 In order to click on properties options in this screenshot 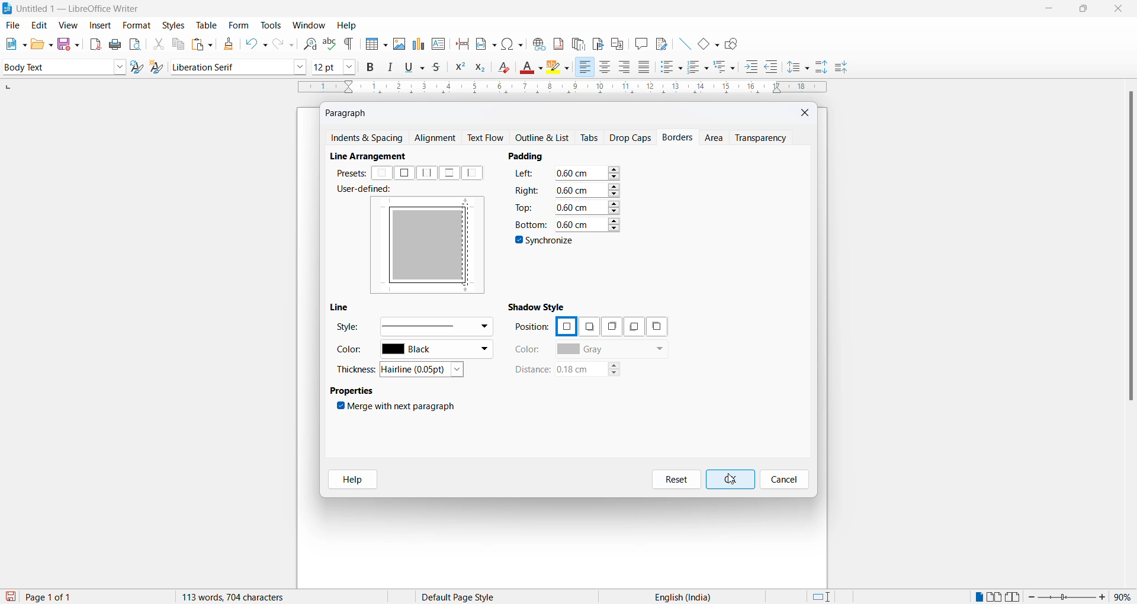, I will do `click(353, 392)`.